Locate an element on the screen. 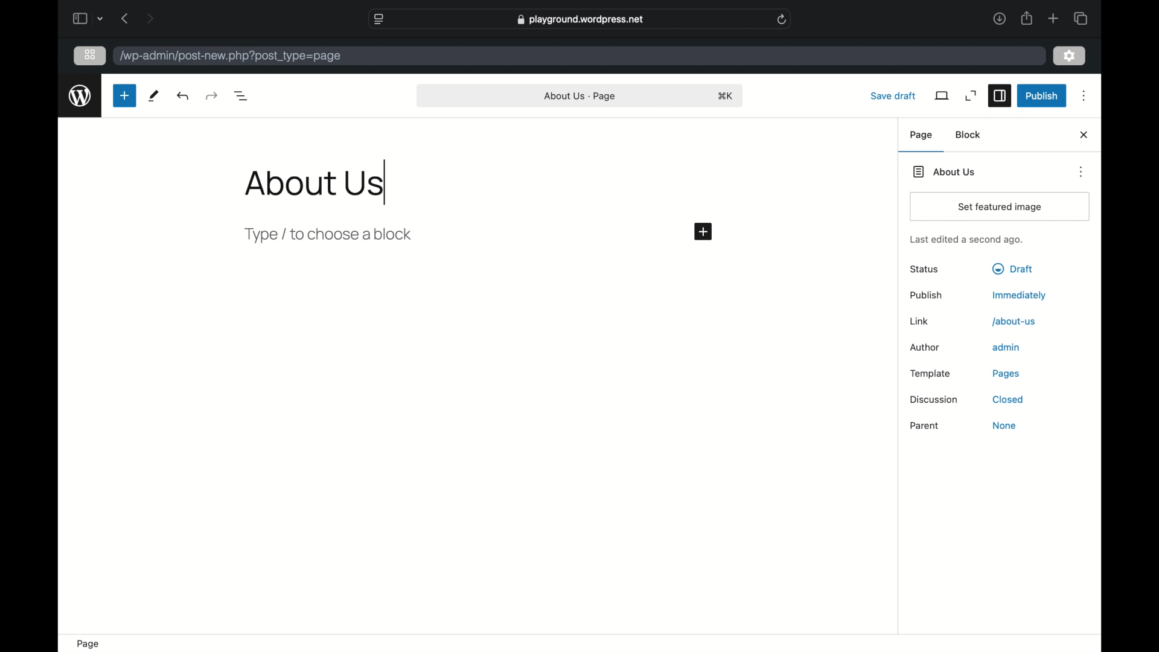  show sidebar is located at coordinates (79, 19).